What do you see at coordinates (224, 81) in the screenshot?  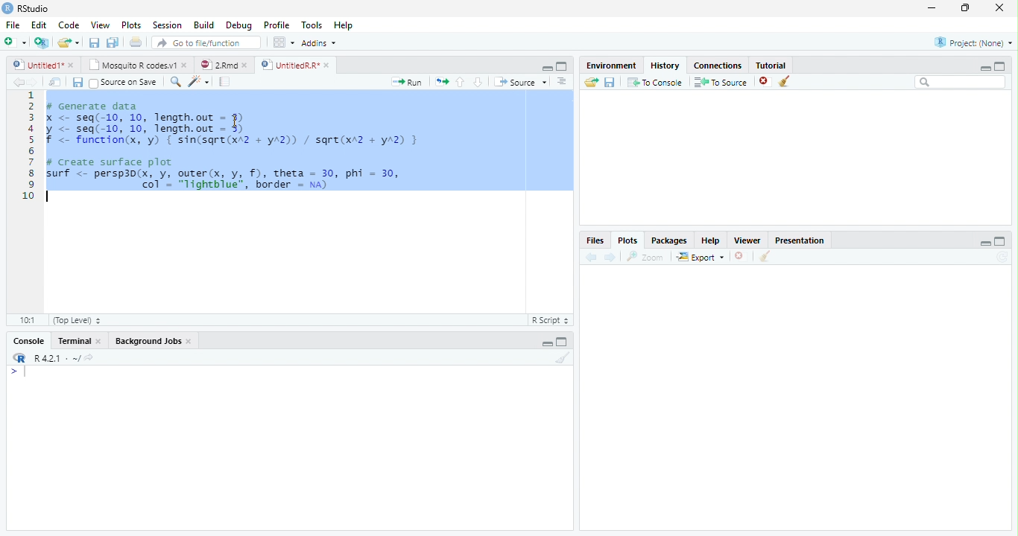 I see `Compile Report` at bounding box center [224, 81].